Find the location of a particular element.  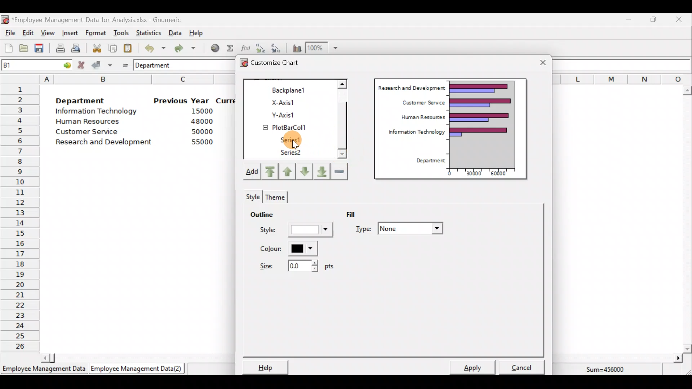

Series2 is located at coordinates (292, 153).